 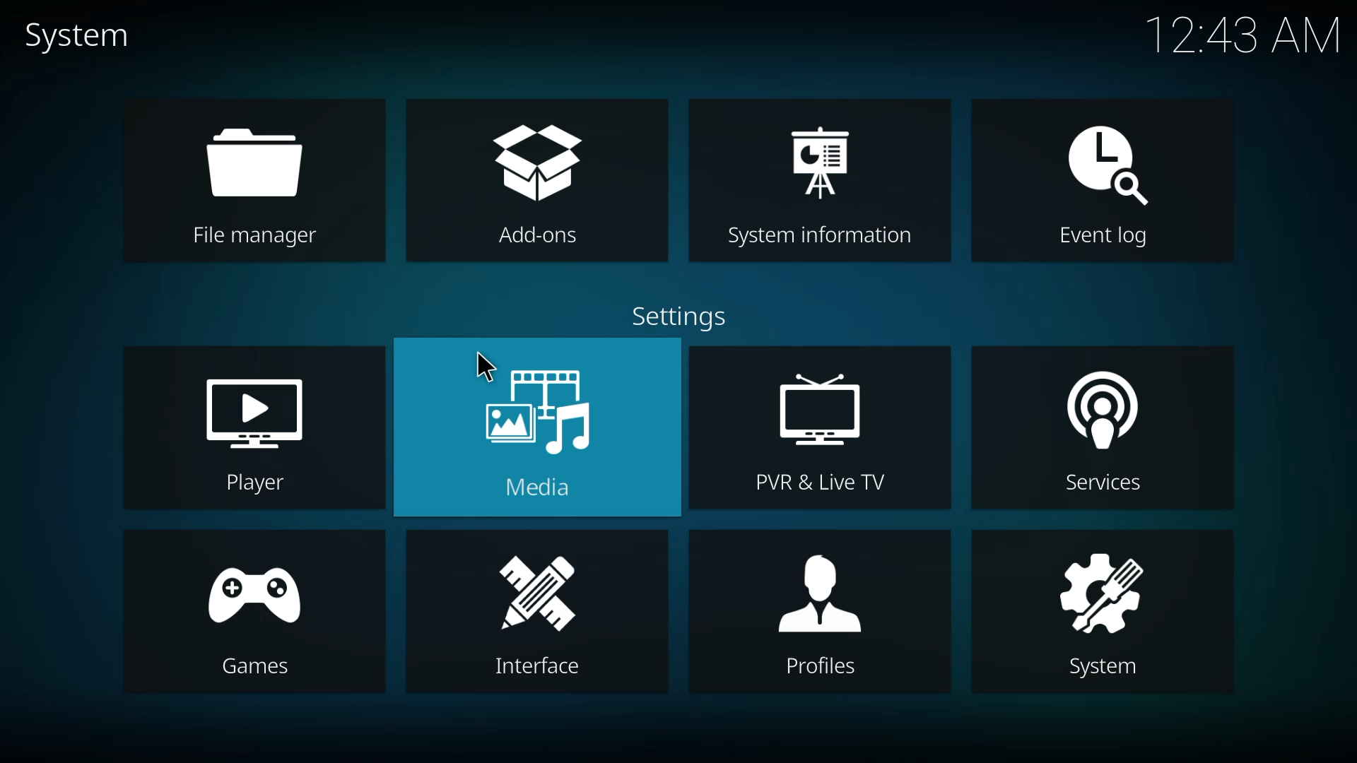 I want to click on event log, so click(x=1100, y=183).